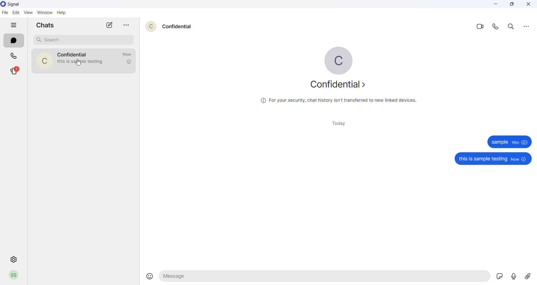  I want to click on now, so click(515, 159).